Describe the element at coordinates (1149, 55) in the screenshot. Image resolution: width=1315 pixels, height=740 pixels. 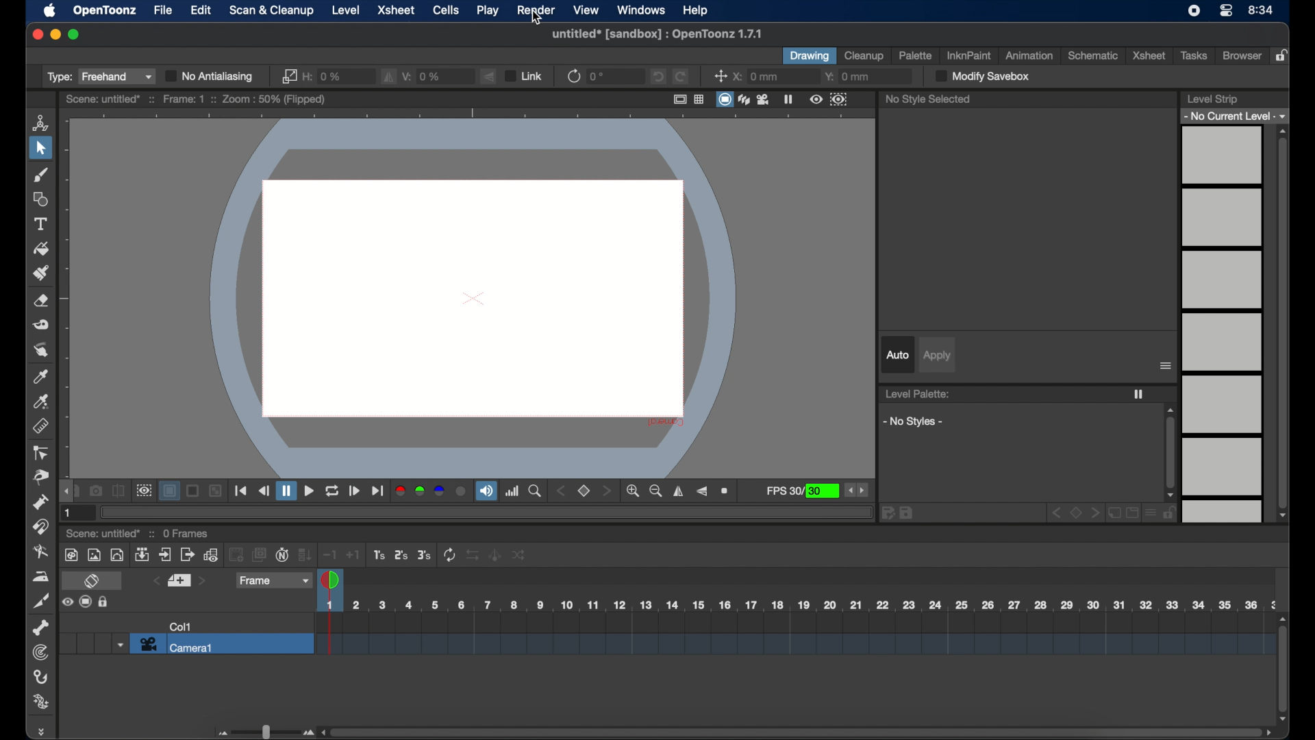
I see `xsheet` at that location.